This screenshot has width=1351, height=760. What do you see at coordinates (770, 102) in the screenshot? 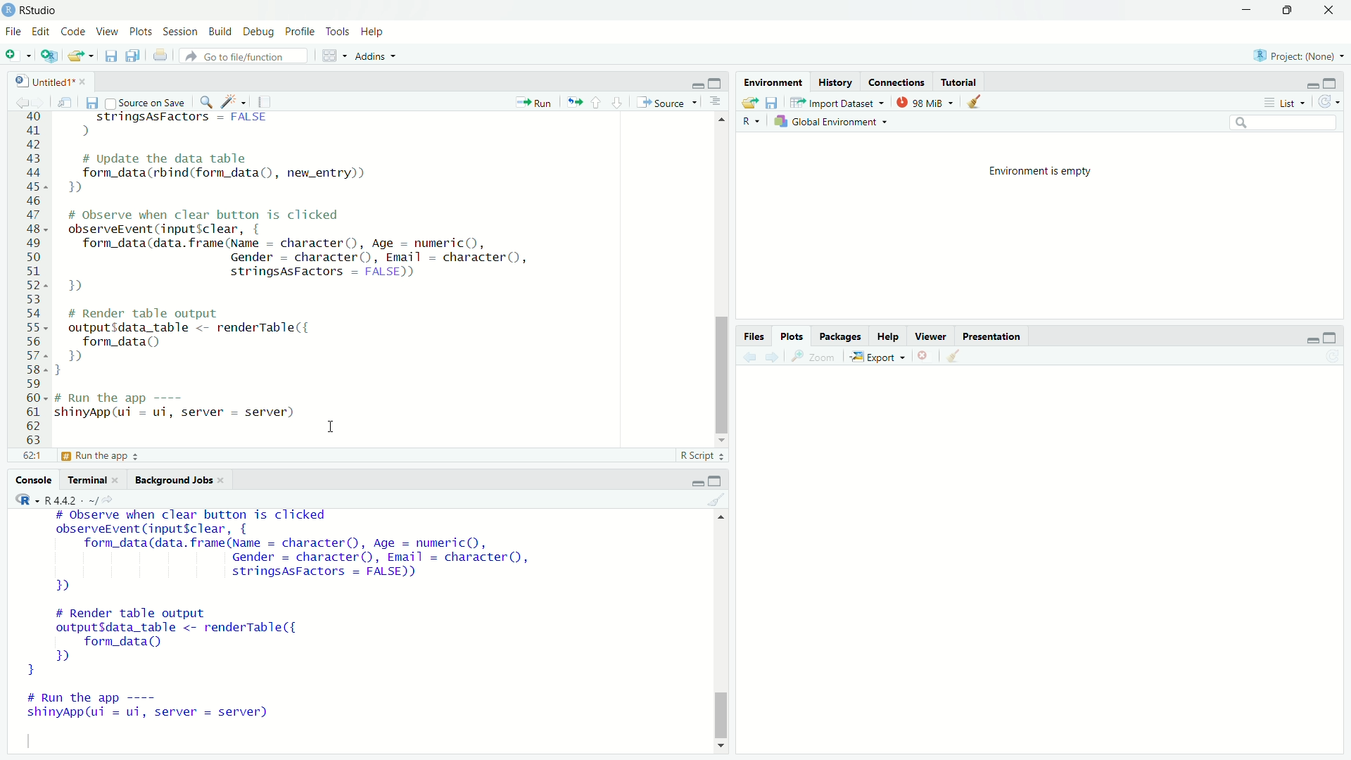
I see `save workspace as` at bounding box center [770, 102].